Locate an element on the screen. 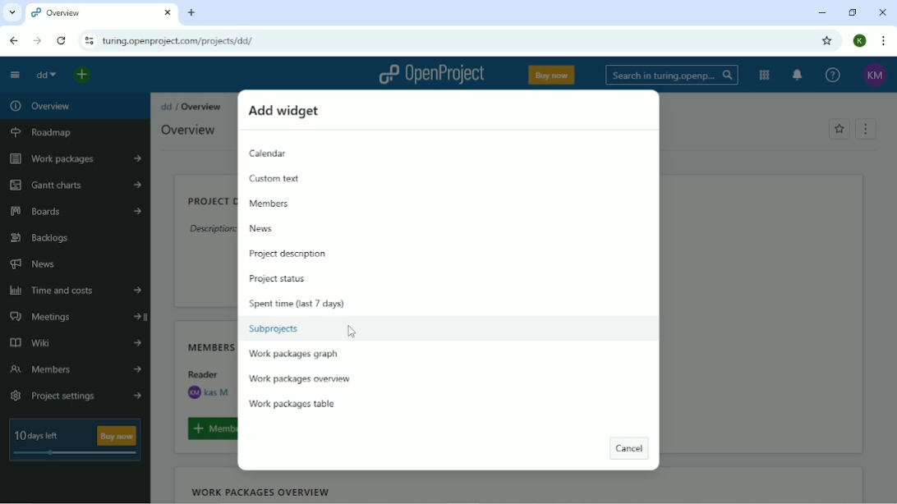 The height and width of the screenshot is (504, 897). Current tab is located at coordinates (102, 13).